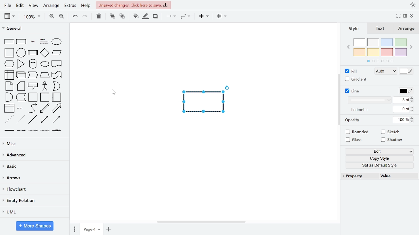 This screenshot has height=235, width=419. Describe the element at coordinates (9, 64) in the screenshot. I see `general shapesgeneral shapes` at that location.